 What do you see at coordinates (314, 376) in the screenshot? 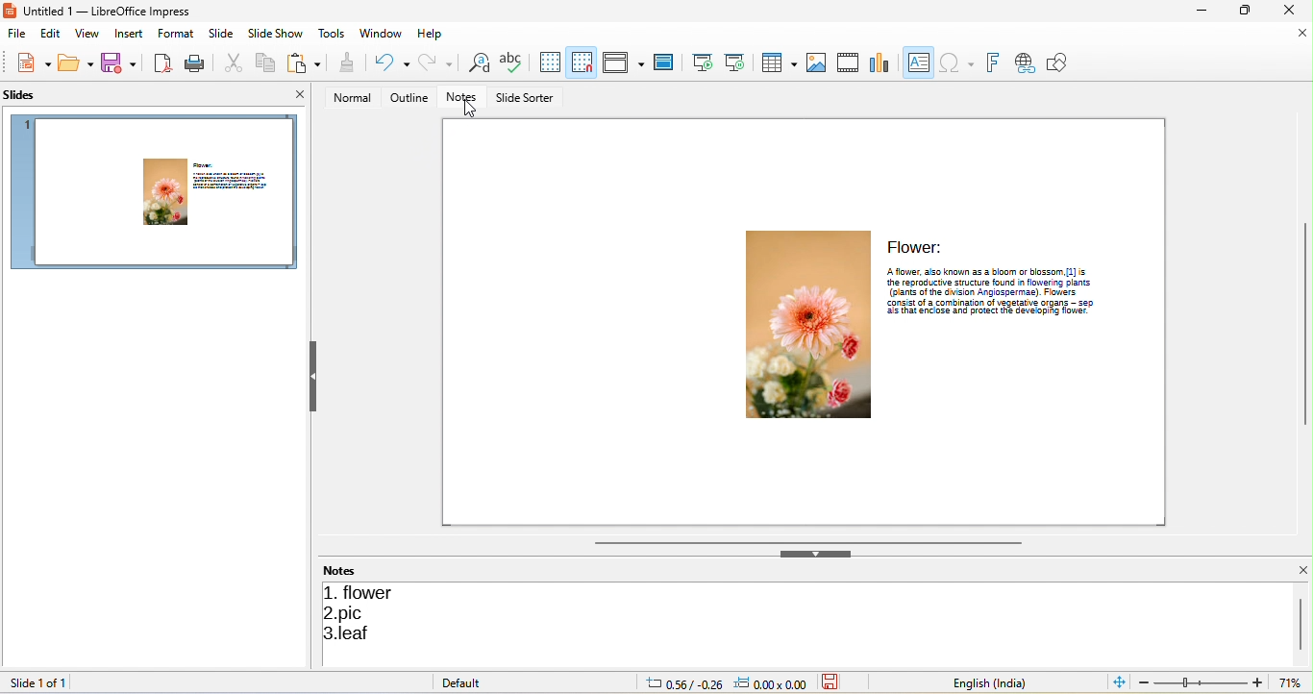
I see `hide left side bar` at bounding box center [314, 376].